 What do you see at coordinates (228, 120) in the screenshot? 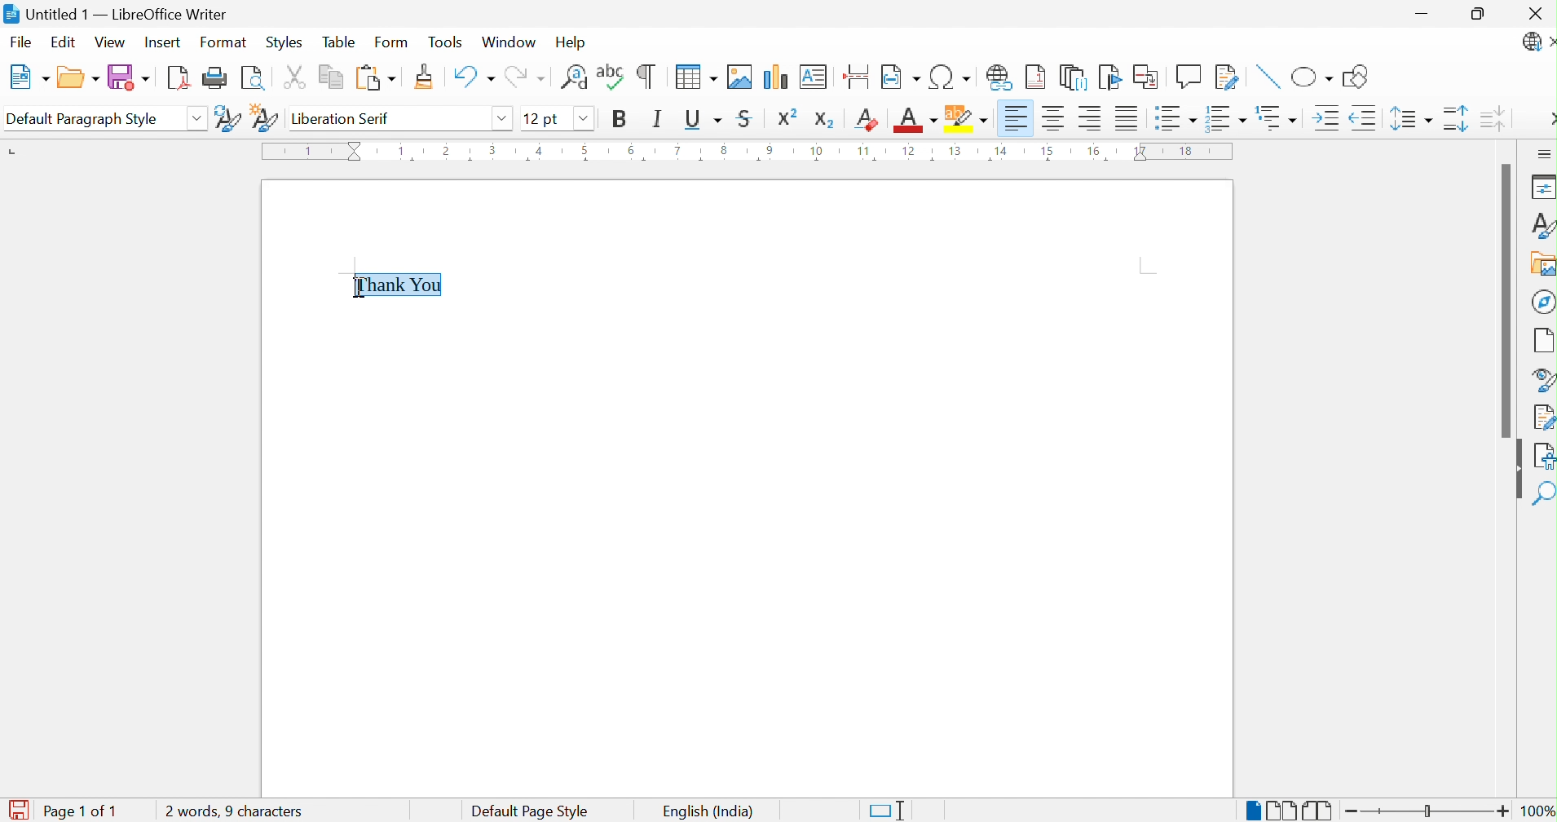
I see `Update Selected Style` at bounding box center [228, 120].